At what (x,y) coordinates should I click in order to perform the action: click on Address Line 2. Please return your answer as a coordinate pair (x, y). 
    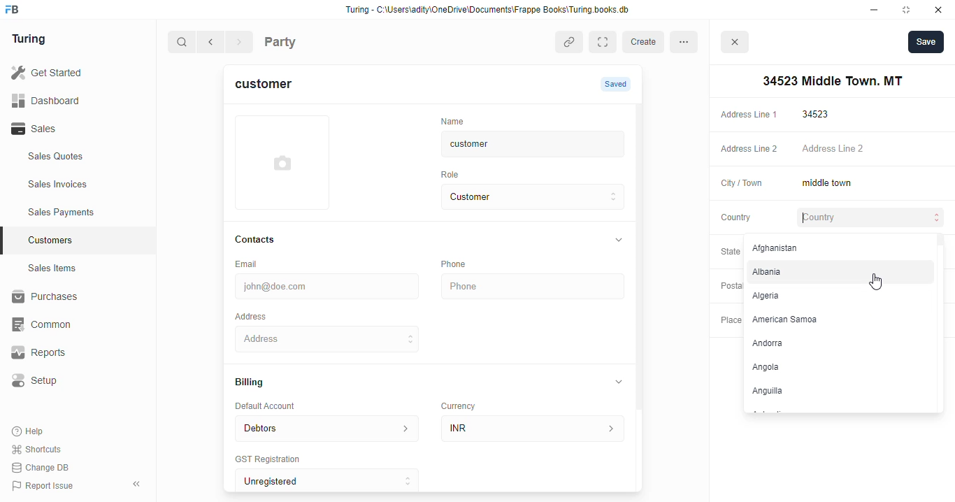
    Looking at the image, I should click on (746, 150).